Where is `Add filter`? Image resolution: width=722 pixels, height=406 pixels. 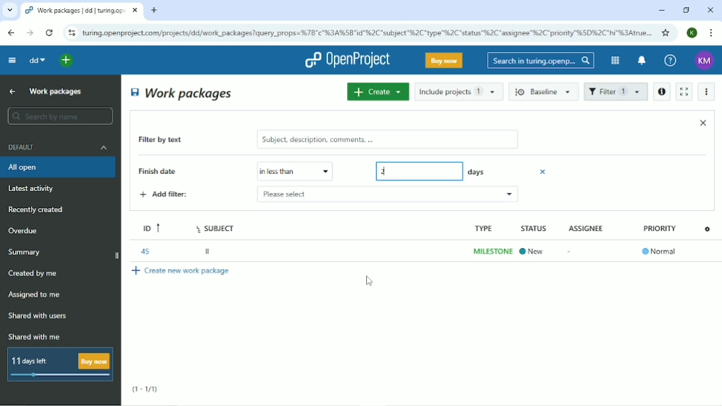 Add filter is located at coordinates (165, 194).